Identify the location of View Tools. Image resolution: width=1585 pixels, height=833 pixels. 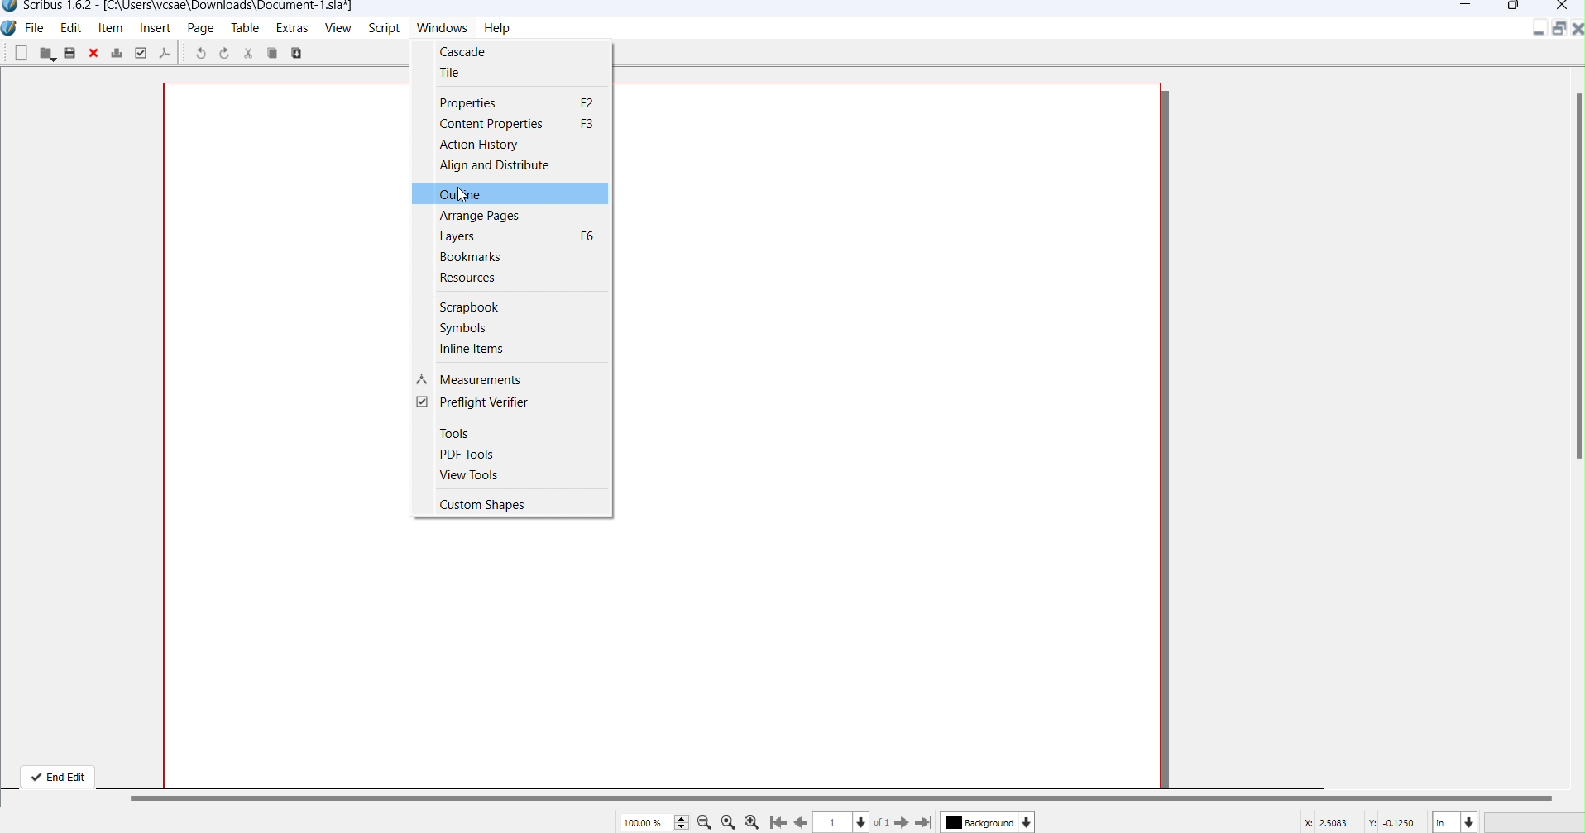
(472, 477).